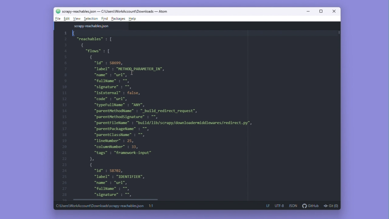  I want to click on Minimise, so click(307, 11).